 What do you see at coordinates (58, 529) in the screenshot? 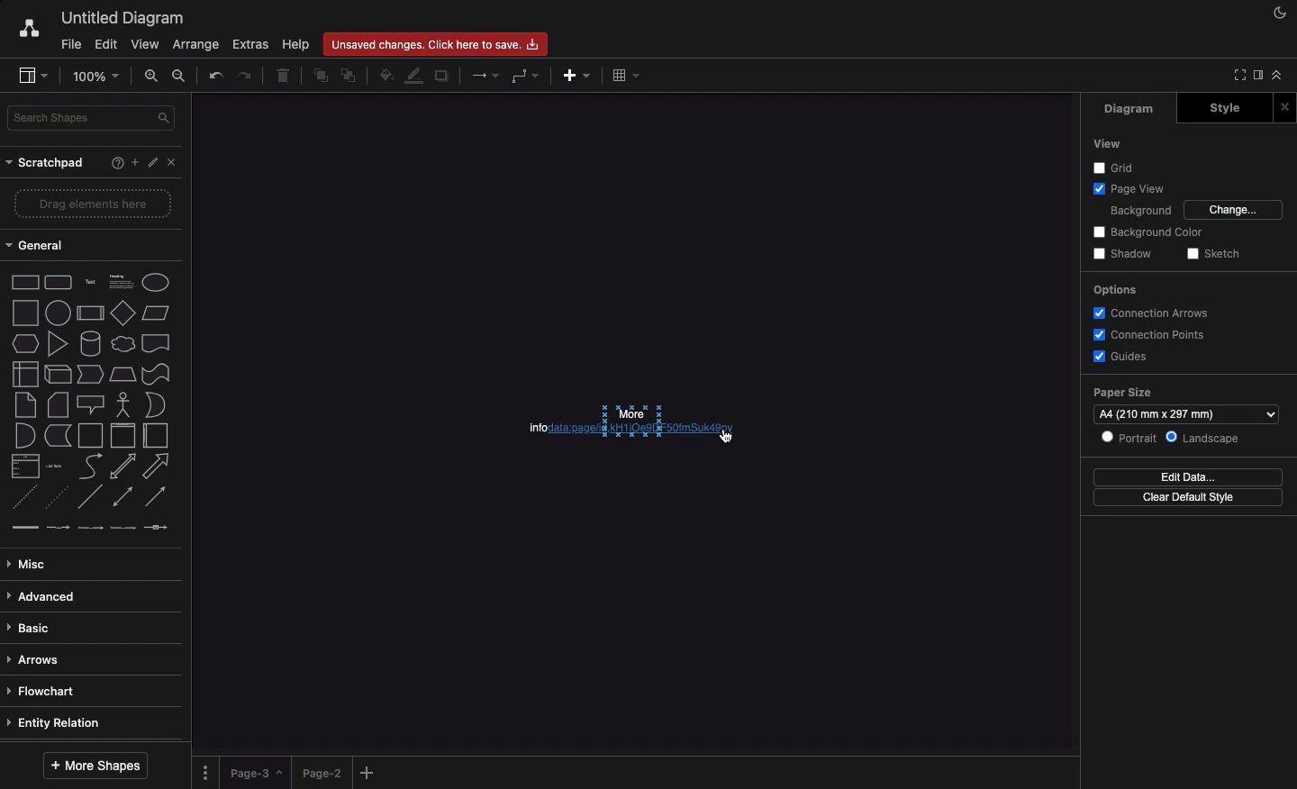
I see `connector with label` at bounding box center [58, 529].